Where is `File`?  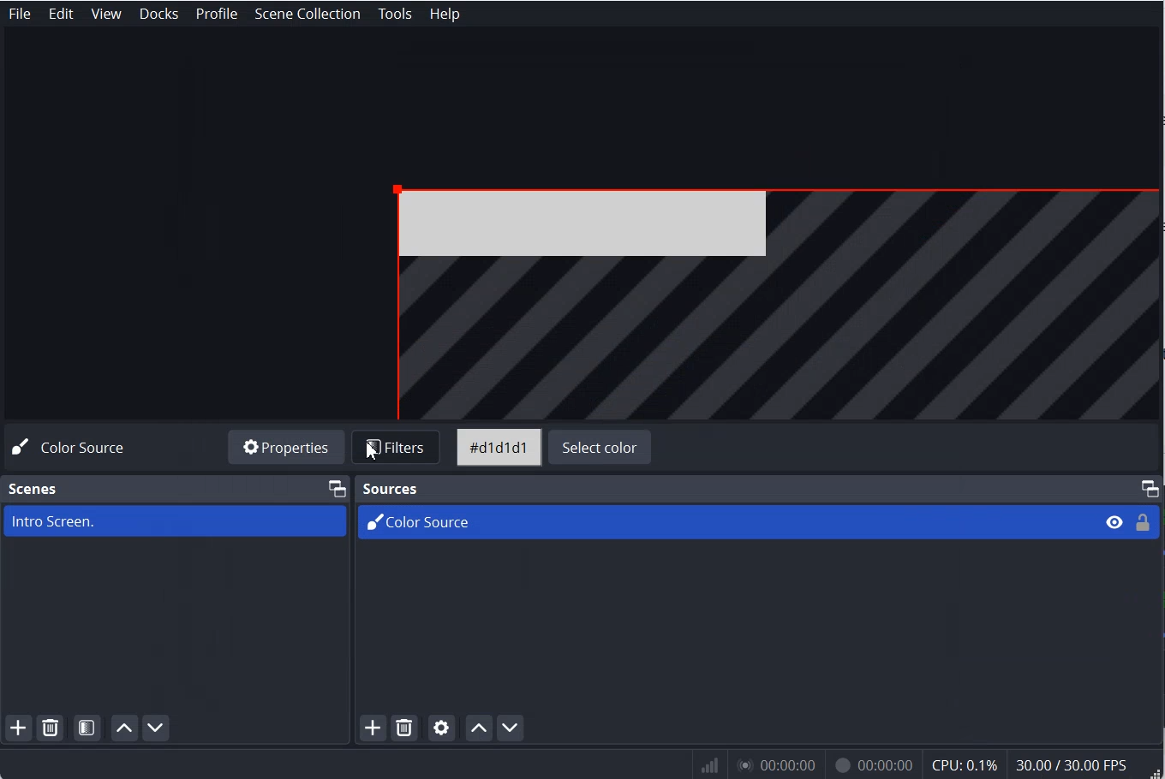 File is located at coordinates (19, 14).